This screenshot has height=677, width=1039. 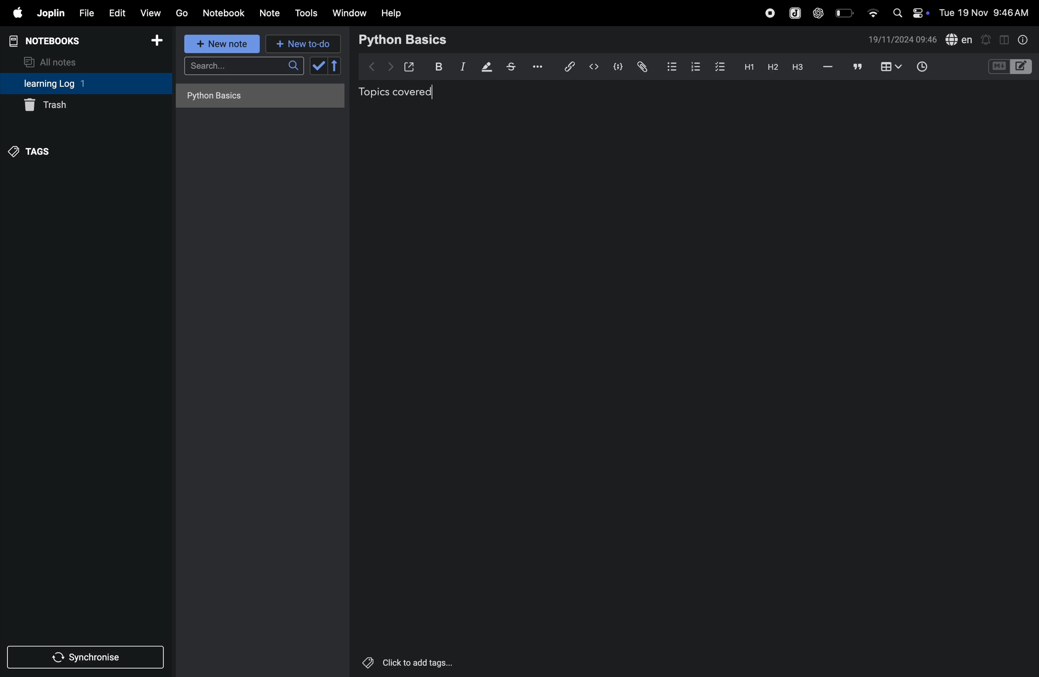 What do you see at coordinates (181, 13) in the screenshot?
I see `go` at bounding box center [181, 13].